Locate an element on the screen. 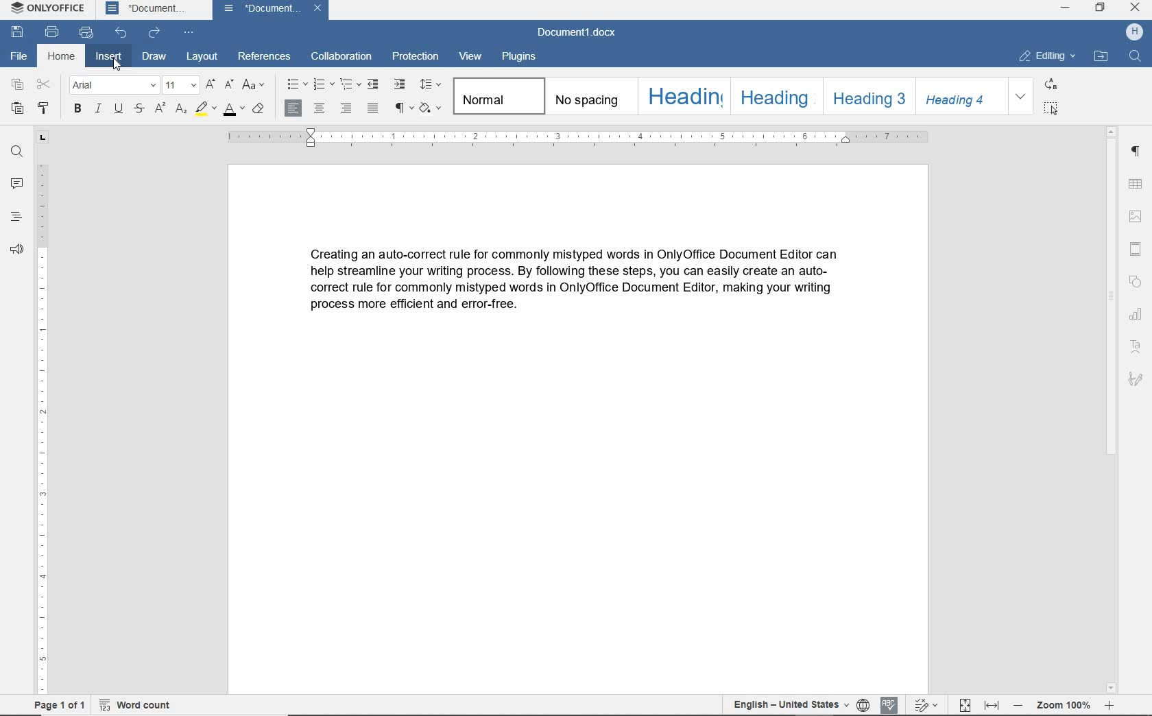 The height and width of the screenshot is (716, 1152). chart is located at coordinates (1137, 315).